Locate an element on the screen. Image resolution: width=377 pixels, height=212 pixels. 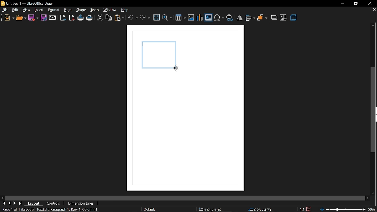
create text frame is located at coordinates (67, 210).